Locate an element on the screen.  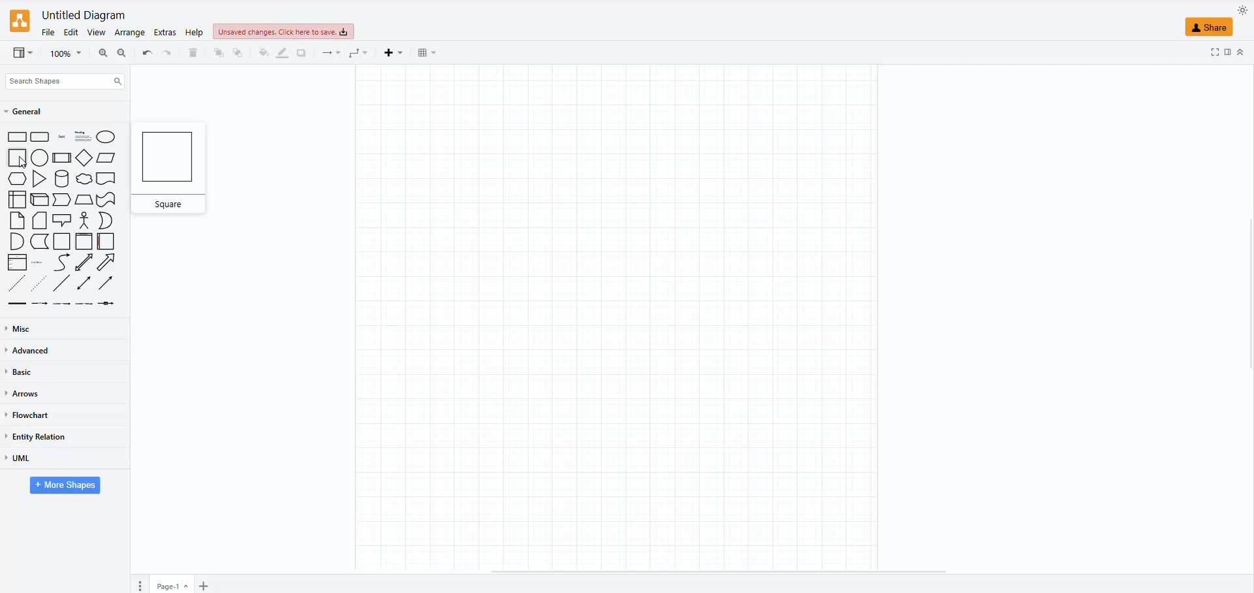
Or is located at coordinates (106, 220).